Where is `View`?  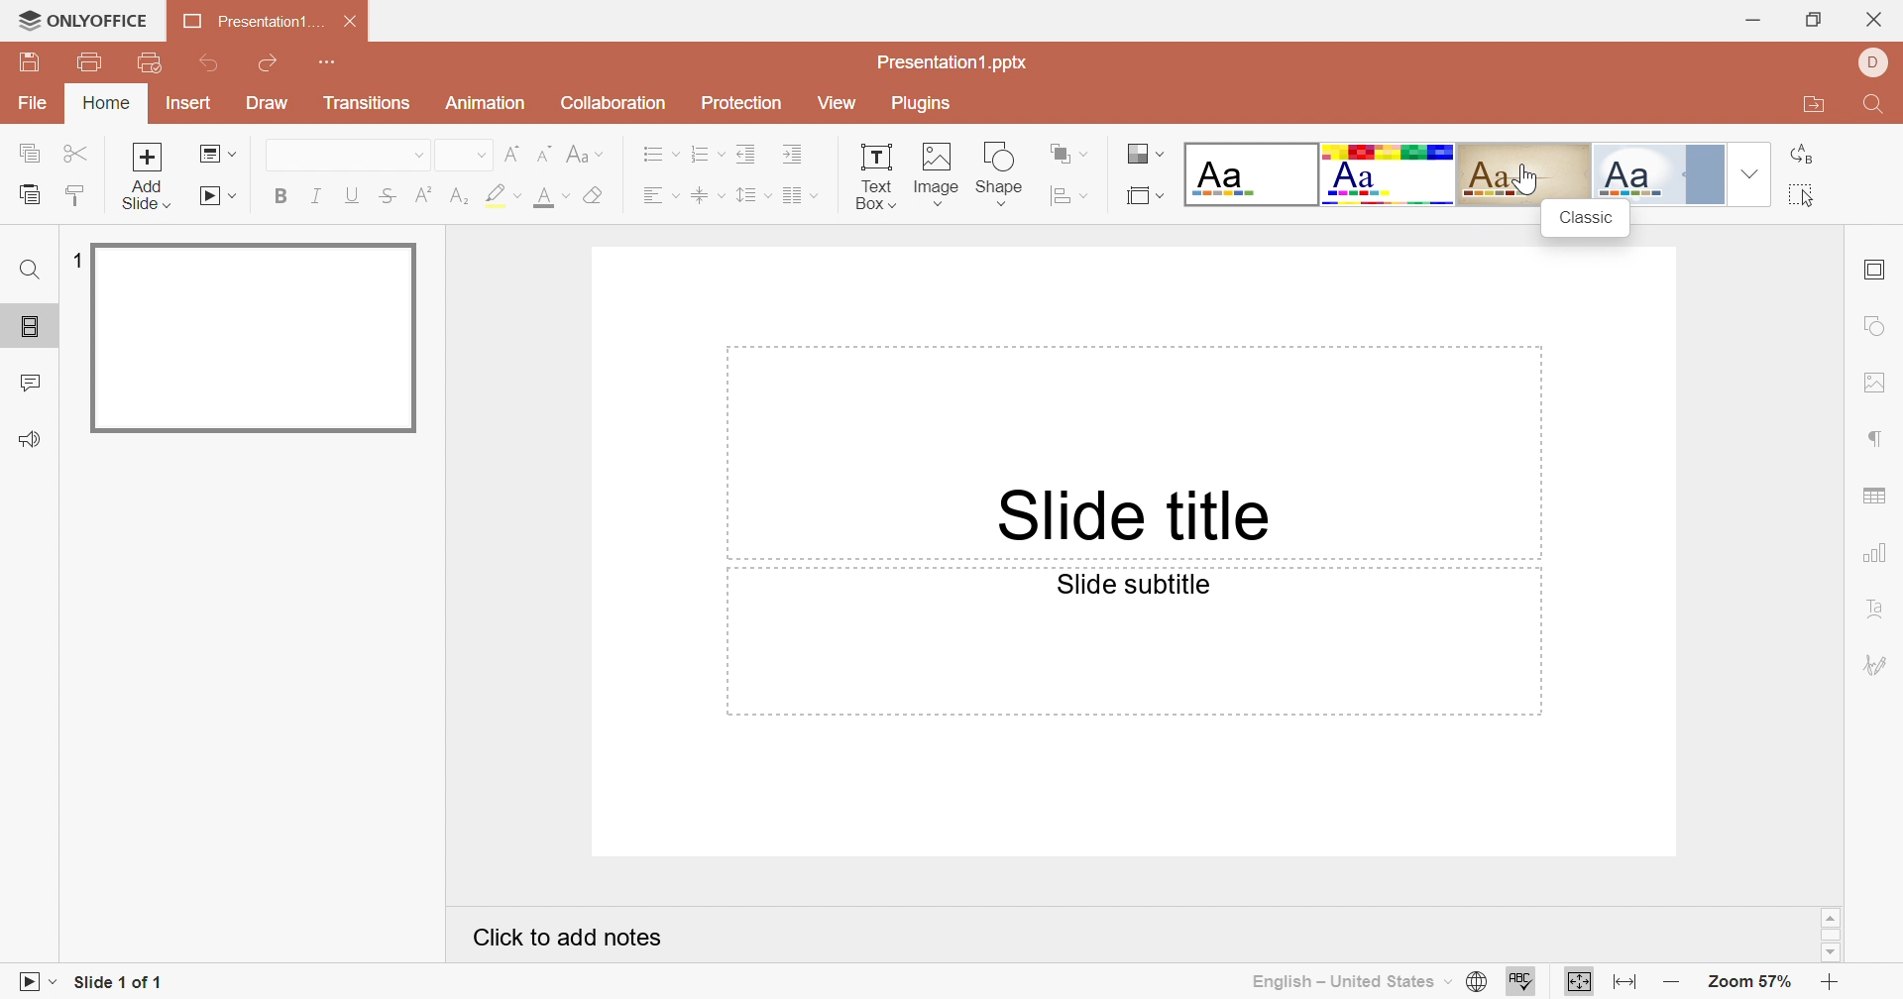
View is located at coordinates (839, 103).